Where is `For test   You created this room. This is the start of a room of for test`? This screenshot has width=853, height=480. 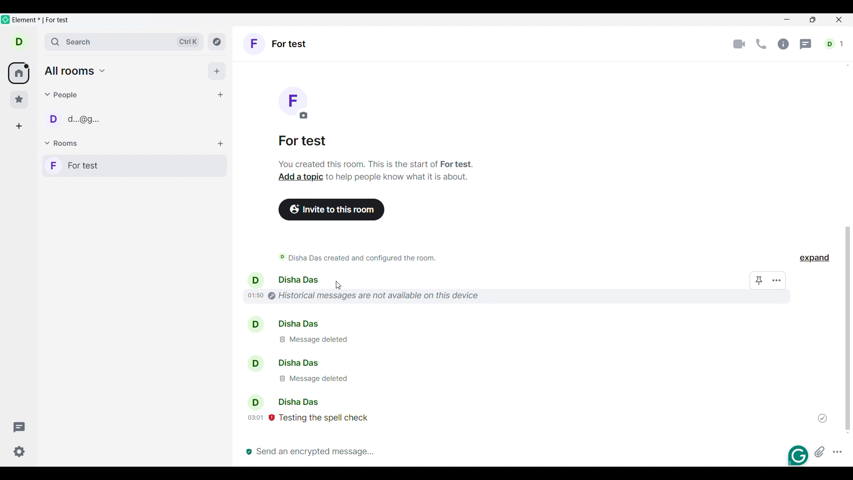
For test   You created this room. This is the start of a room of for test is located at coordinates (376, 151).